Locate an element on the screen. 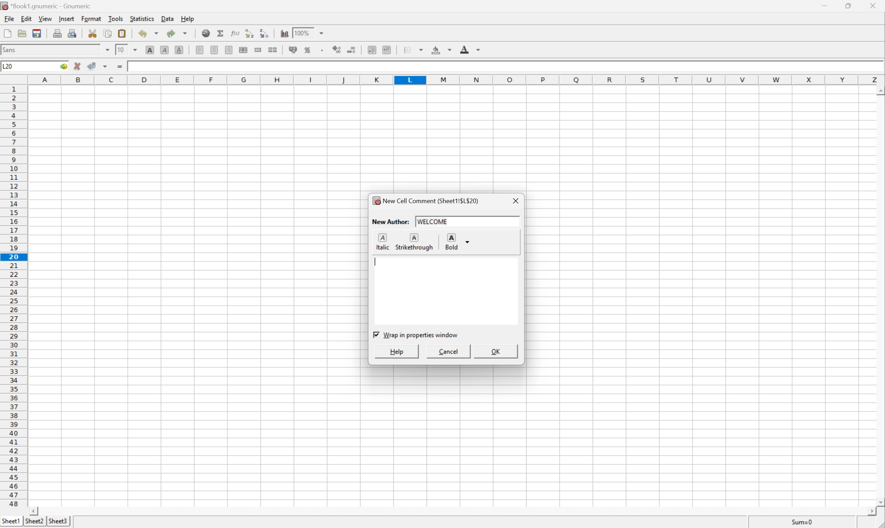  Align Left is located at coordinates (199, 51).